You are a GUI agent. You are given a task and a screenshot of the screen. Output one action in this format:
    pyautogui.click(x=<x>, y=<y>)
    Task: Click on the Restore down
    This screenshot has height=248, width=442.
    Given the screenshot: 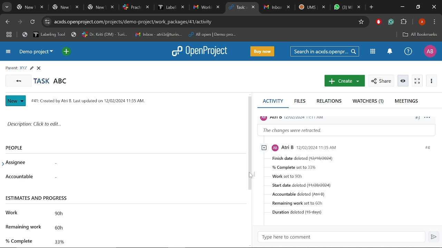 What is the action you would take?
    pyautogui.click(x=419, y=7)
    